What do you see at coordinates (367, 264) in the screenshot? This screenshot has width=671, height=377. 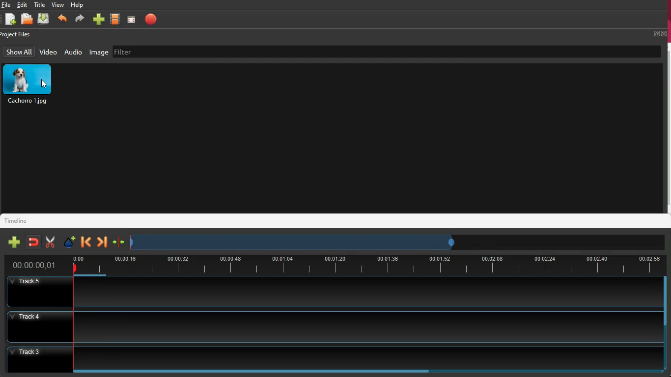 I see `time` at bounding box center [367, 264].